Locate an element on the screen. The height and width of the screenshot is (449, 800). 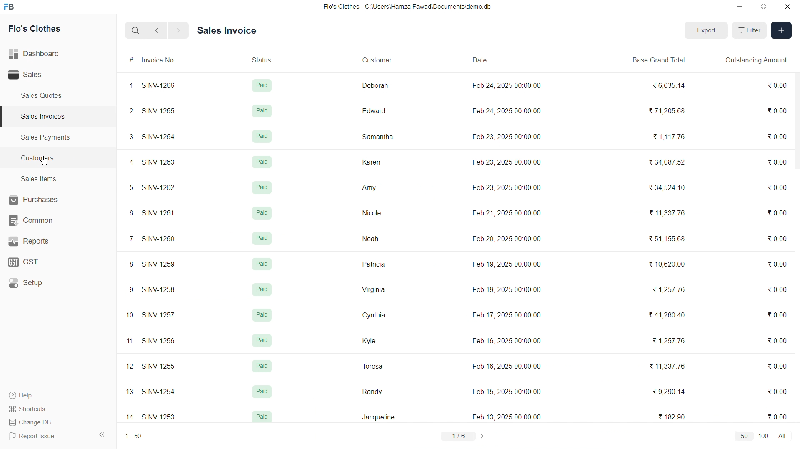
SINV-1262 is located at coordinates (157, 186).